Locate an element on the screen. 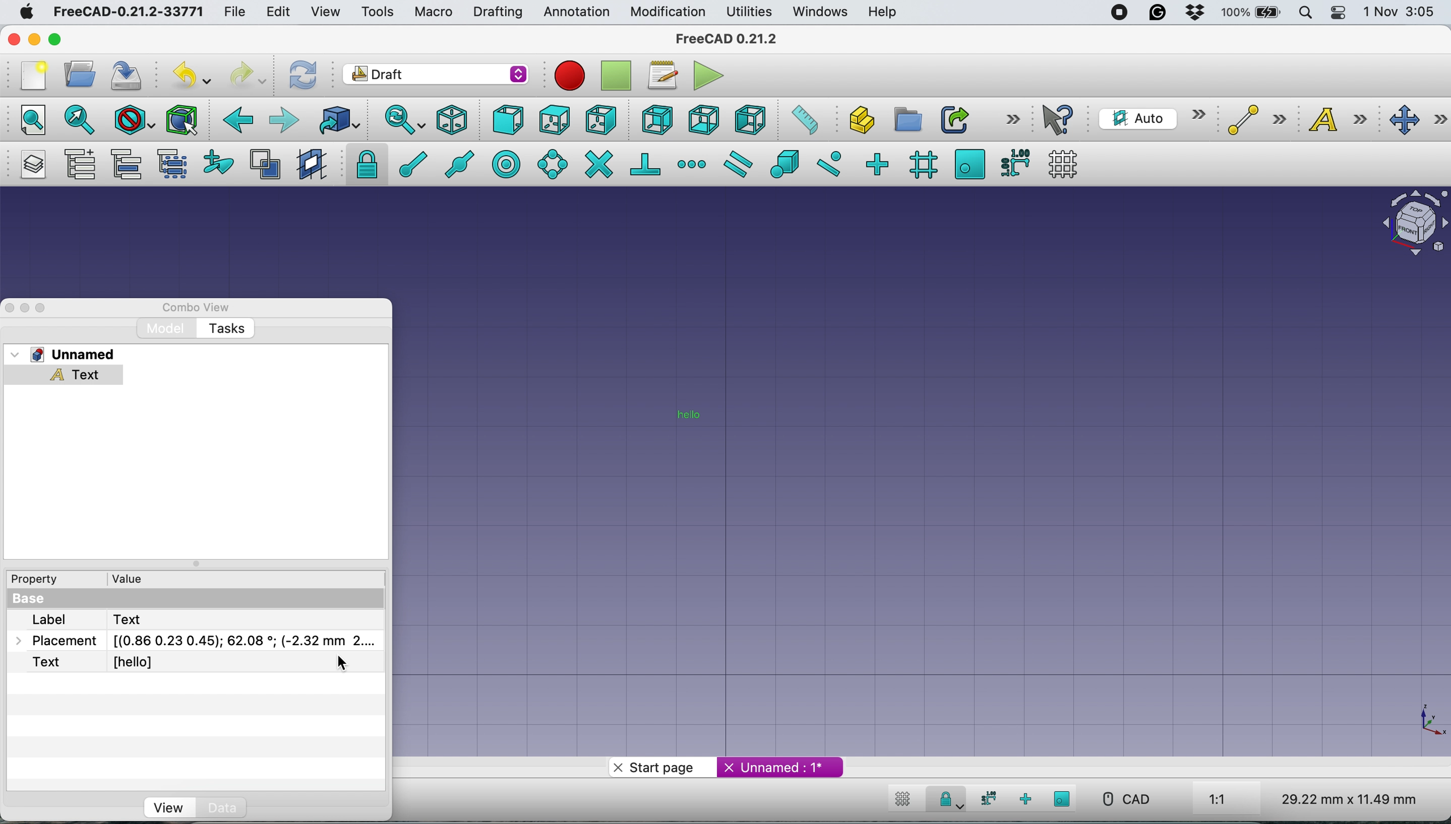  snap midway is located at coordinates (455, 165).